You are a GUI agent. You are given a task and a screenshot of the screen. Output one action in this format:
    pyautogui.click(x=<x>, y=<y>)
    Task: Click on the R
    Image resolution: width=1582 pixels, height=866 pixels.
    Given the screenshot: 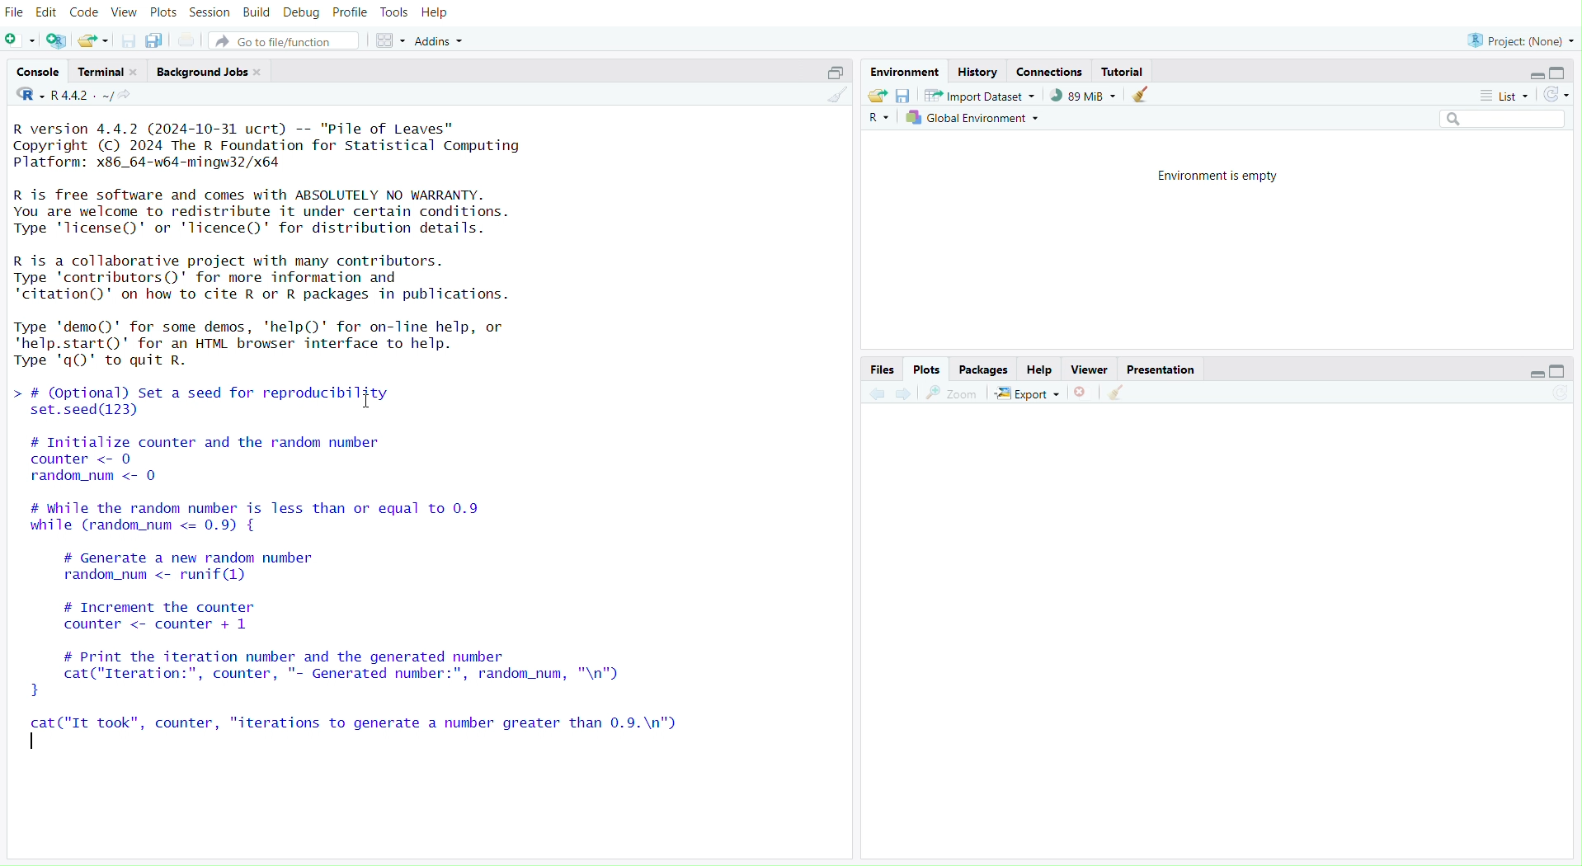 What is the action you would take?
    pyautogui.click(x=879, y=116)
    